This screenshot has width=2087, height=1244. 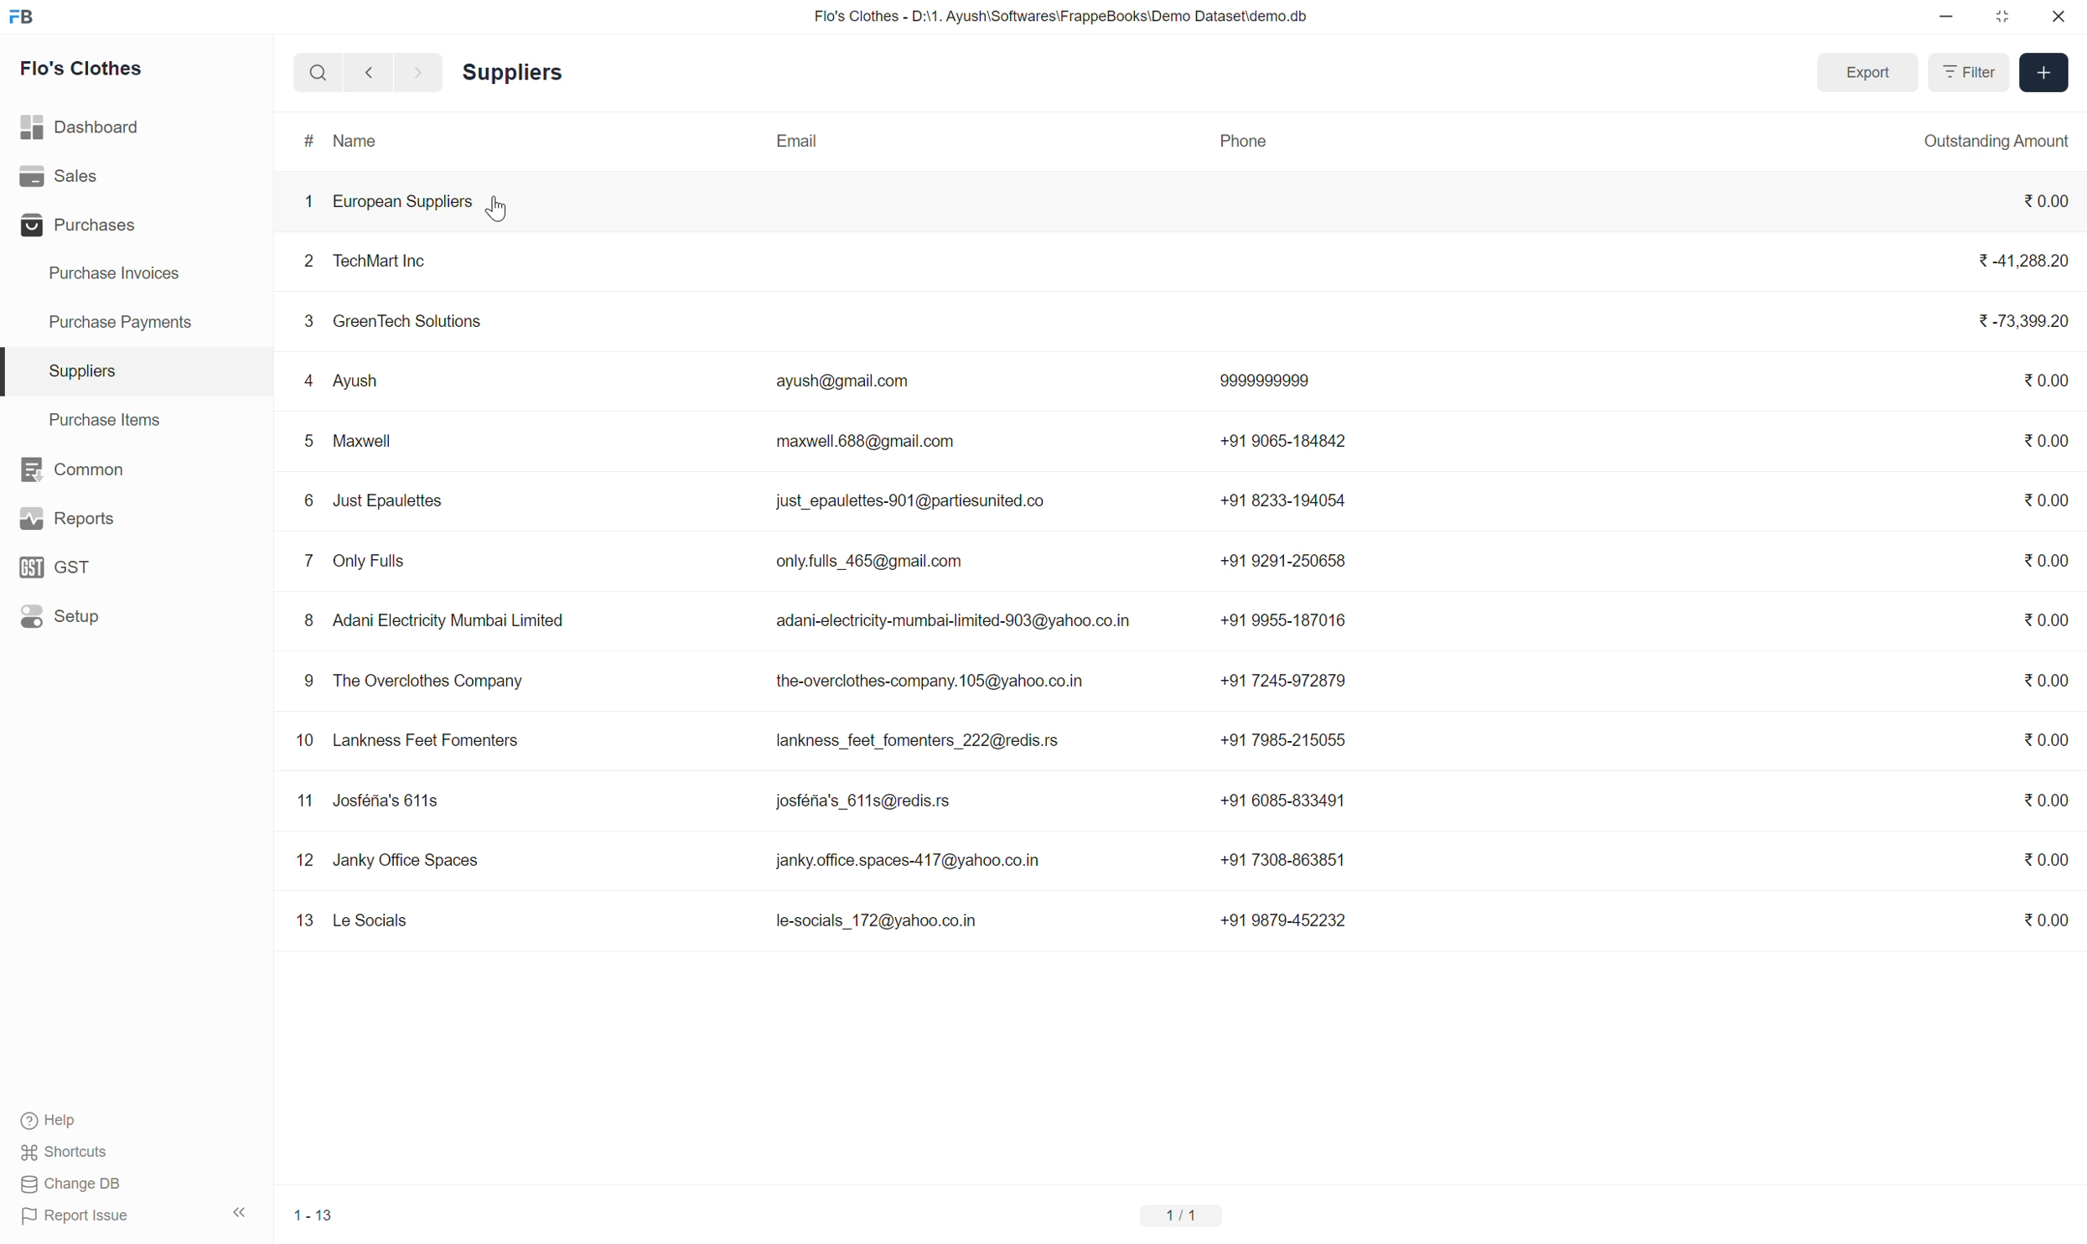 What do you see at coordinates (393, 797) in the screenshot?
I see `Josféna's 611s` at bounding box center [393, 797].